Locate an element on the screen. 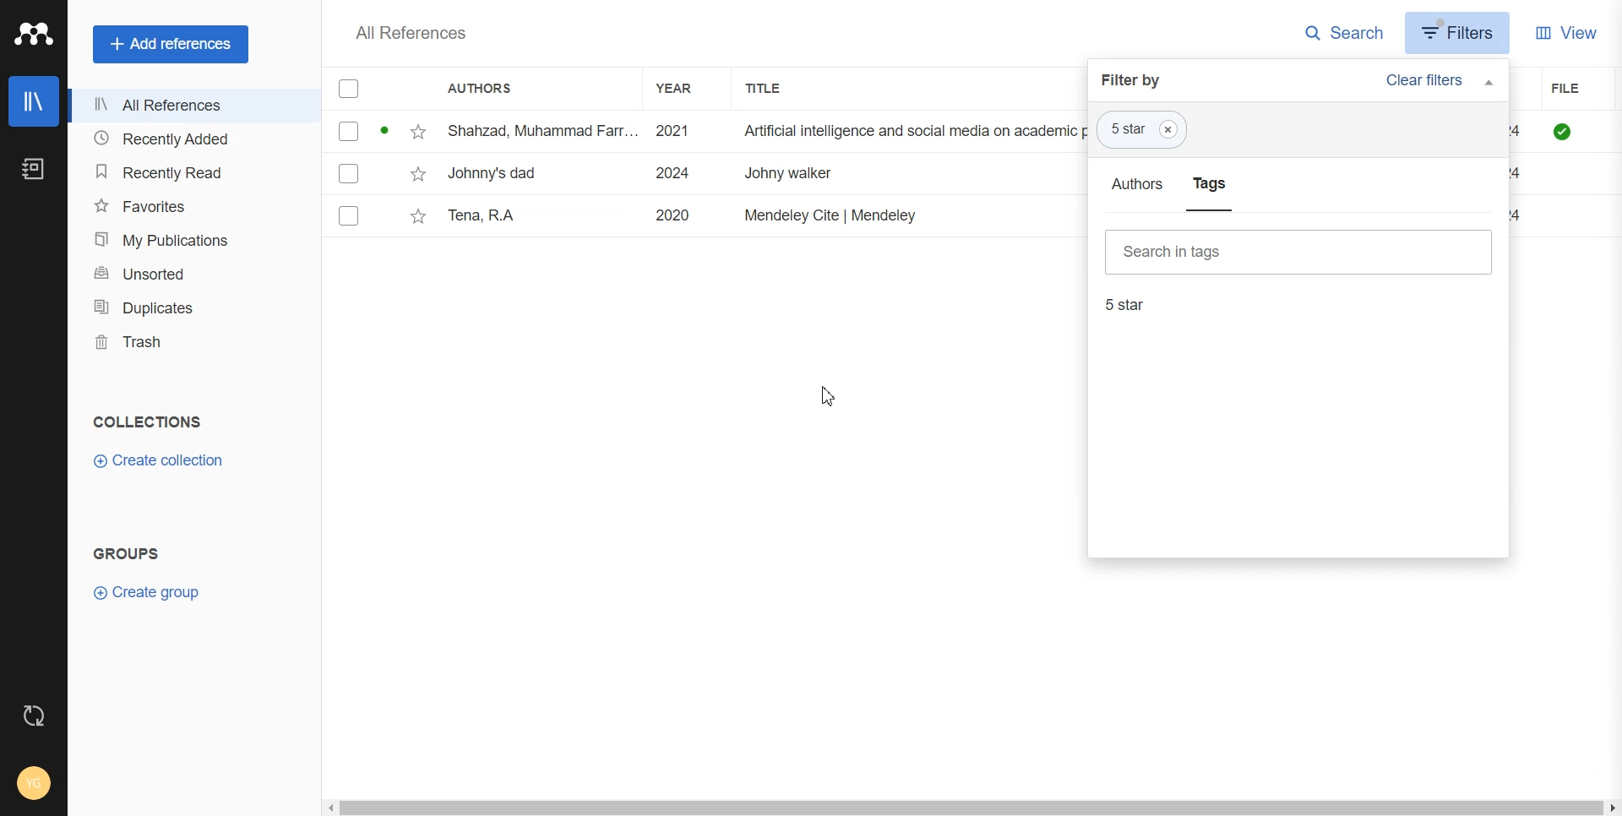  Checklist is located at coordinates (349, 88).